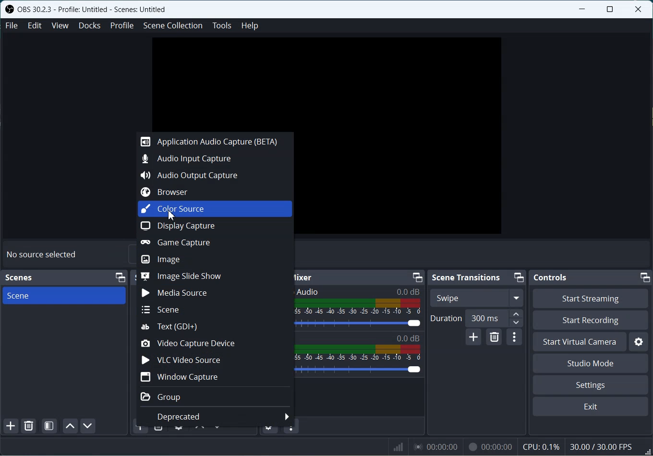  What do you see at coordinates (551, 277) in the screenshot?
I see `Controls` at bounding box center [551, 277].